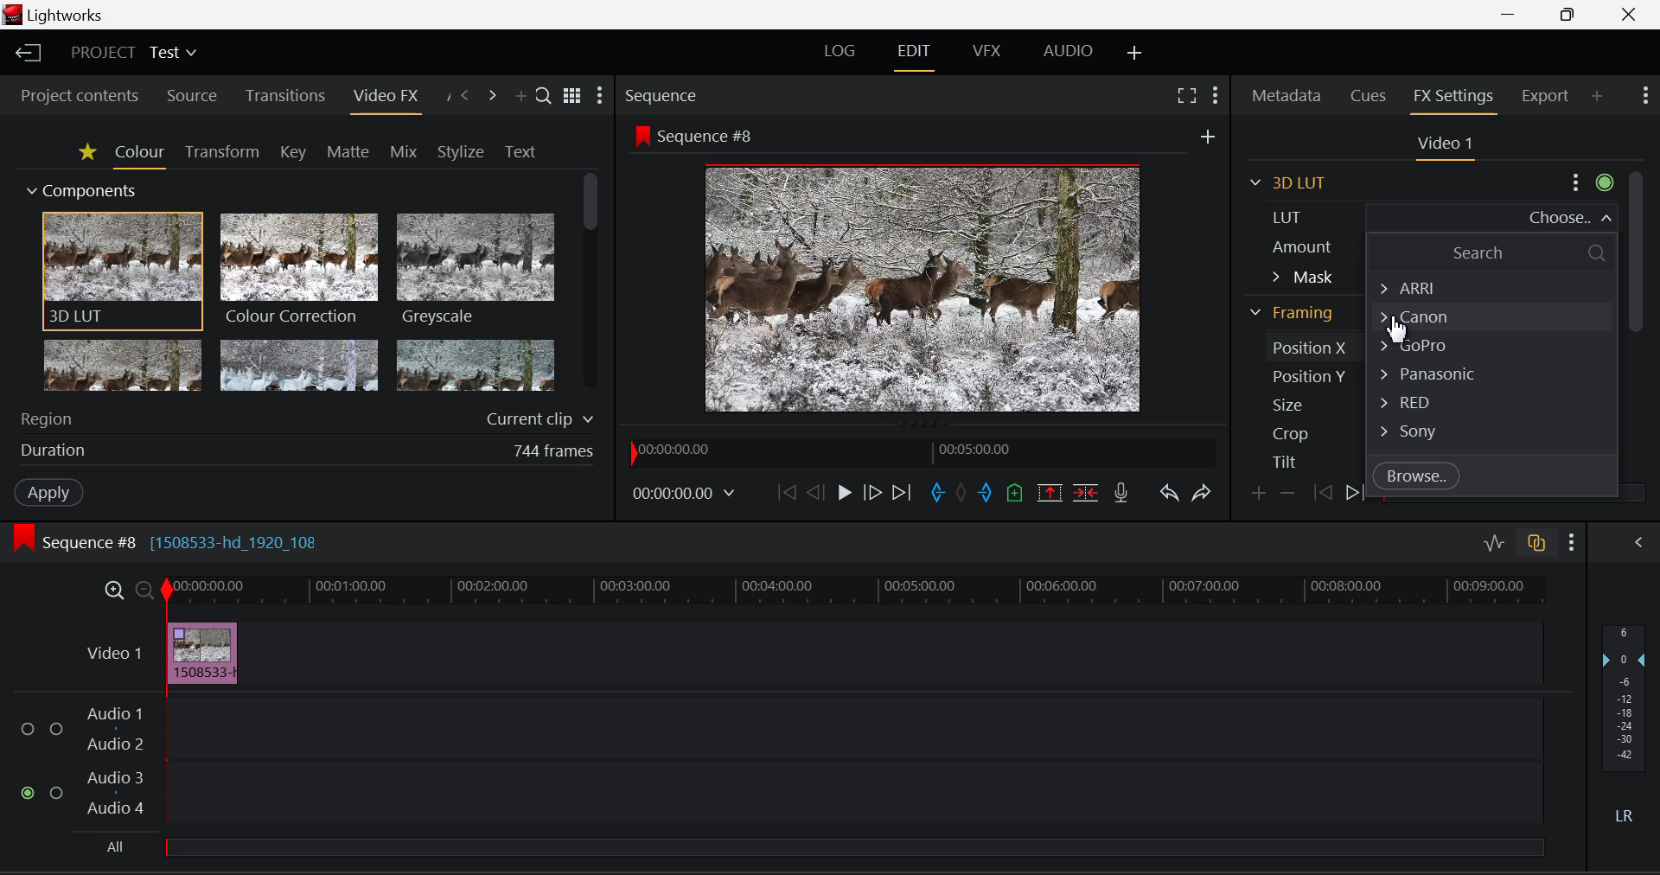 Image resolution: width=1660 pixels, height=875 pixels. I want to click on EDIT Layout, so click(912, 55).